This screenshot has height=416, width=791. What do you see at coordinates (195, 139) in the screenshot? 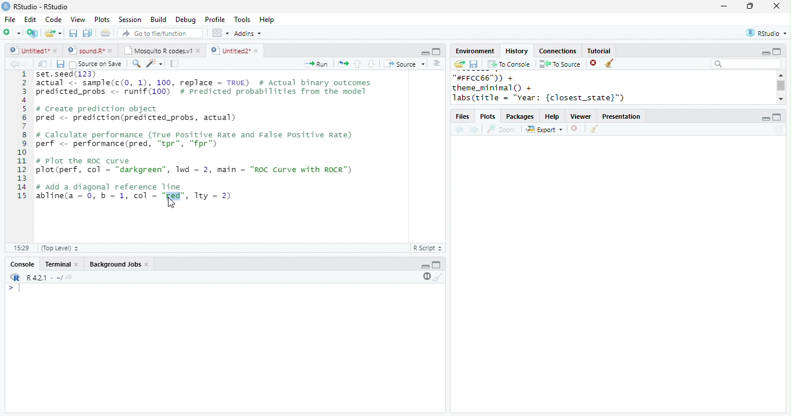
I see `# calculate performance (True Positive Rate and False Positive Rate)
perf <- performance(pred, “tpr", “fpr")` at bounding box center [195, 139].